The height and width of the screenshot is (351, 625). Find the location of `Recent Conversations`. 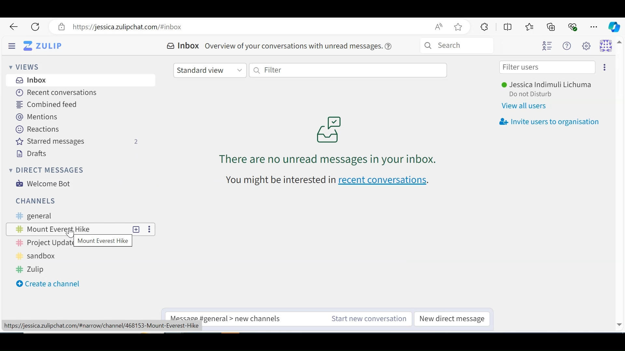

Recent Conversations is located at coordinates (54, 92).